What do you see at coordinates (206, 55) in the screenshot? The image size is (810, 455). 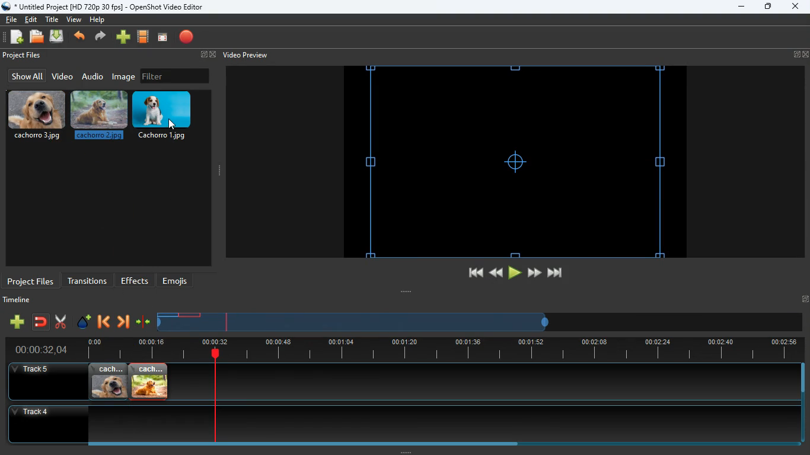 I see `fullscreen` at bounding box center [206, 55].